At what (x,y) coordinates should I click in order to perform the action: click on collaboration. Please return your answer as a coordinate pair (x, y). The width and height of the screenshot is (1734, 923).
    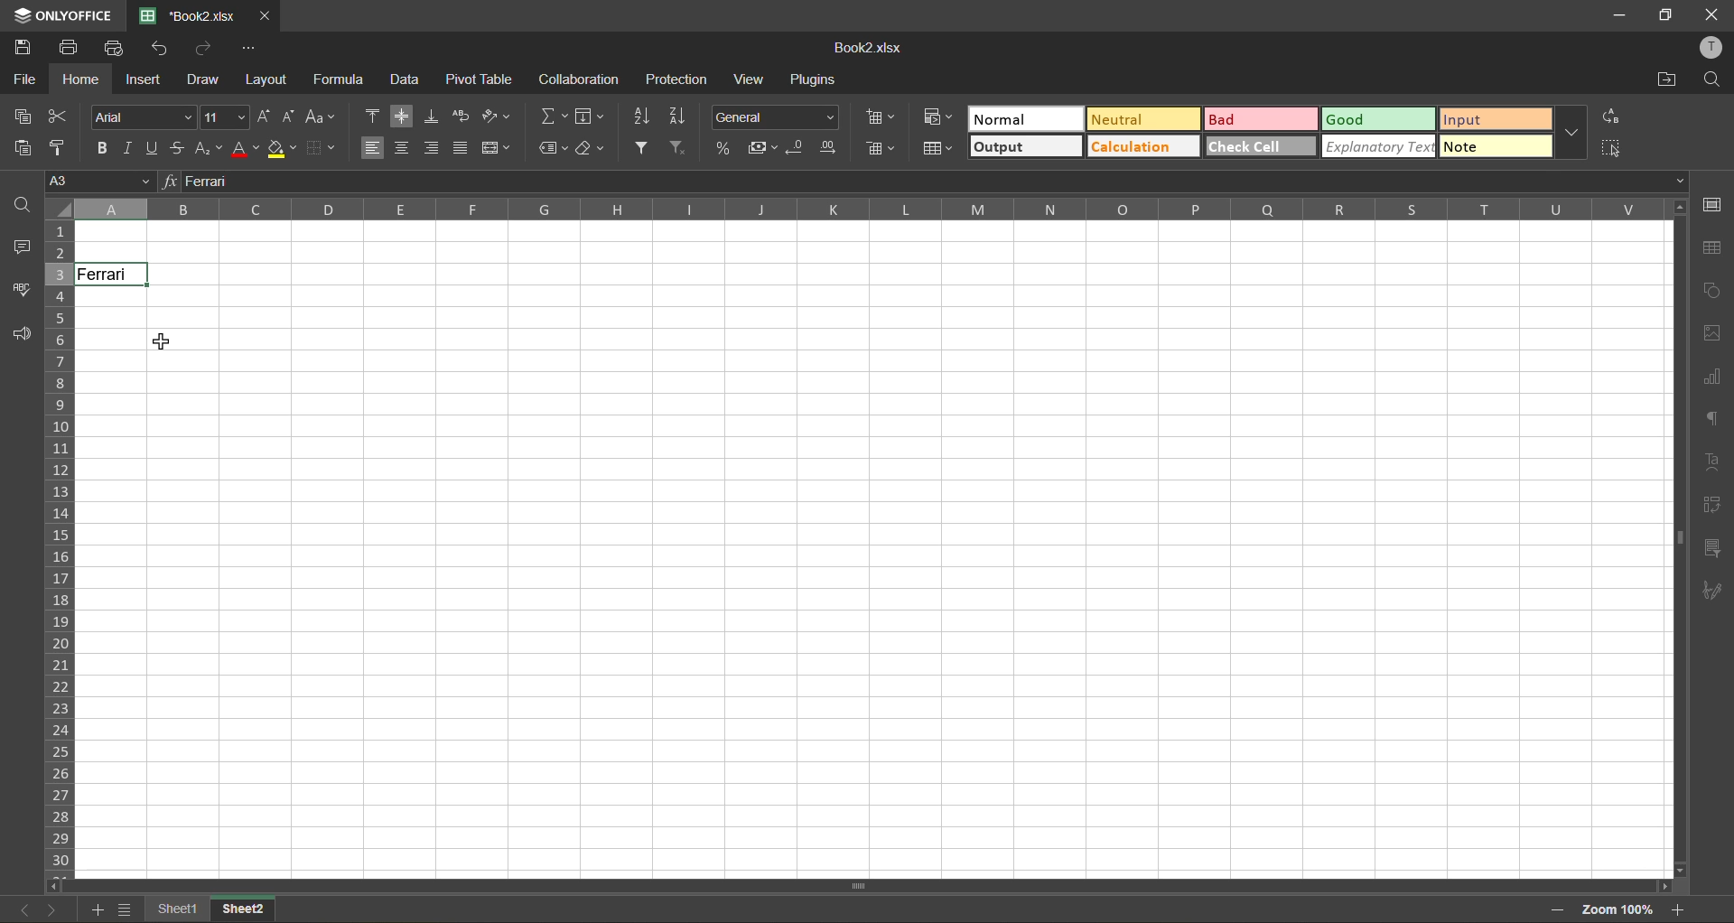
    Looking at the image, I should click on (580, 79).